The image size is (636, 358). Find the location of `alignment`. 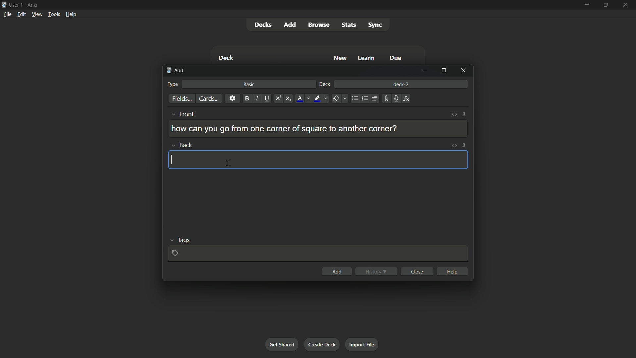

alignment is located at coordinates (375, 98).